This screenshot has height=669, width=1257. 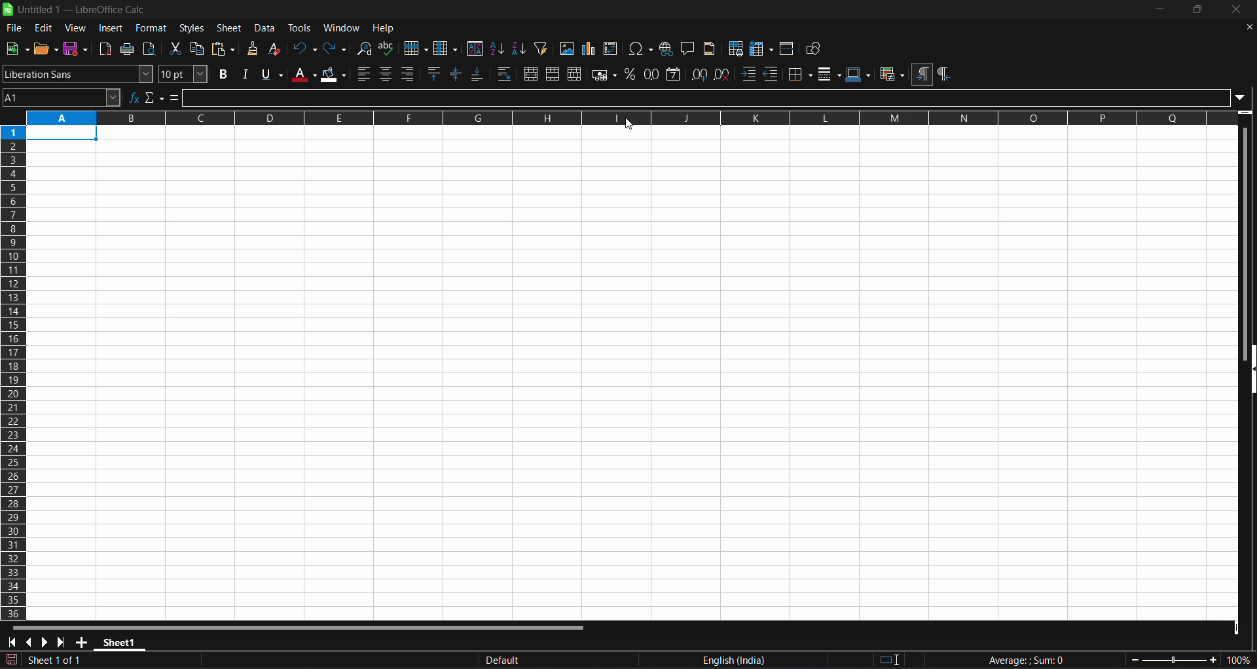 What do you see at coordinates (79, 28) in the screenshot?
I see `view` at bounding box center [79, 28].